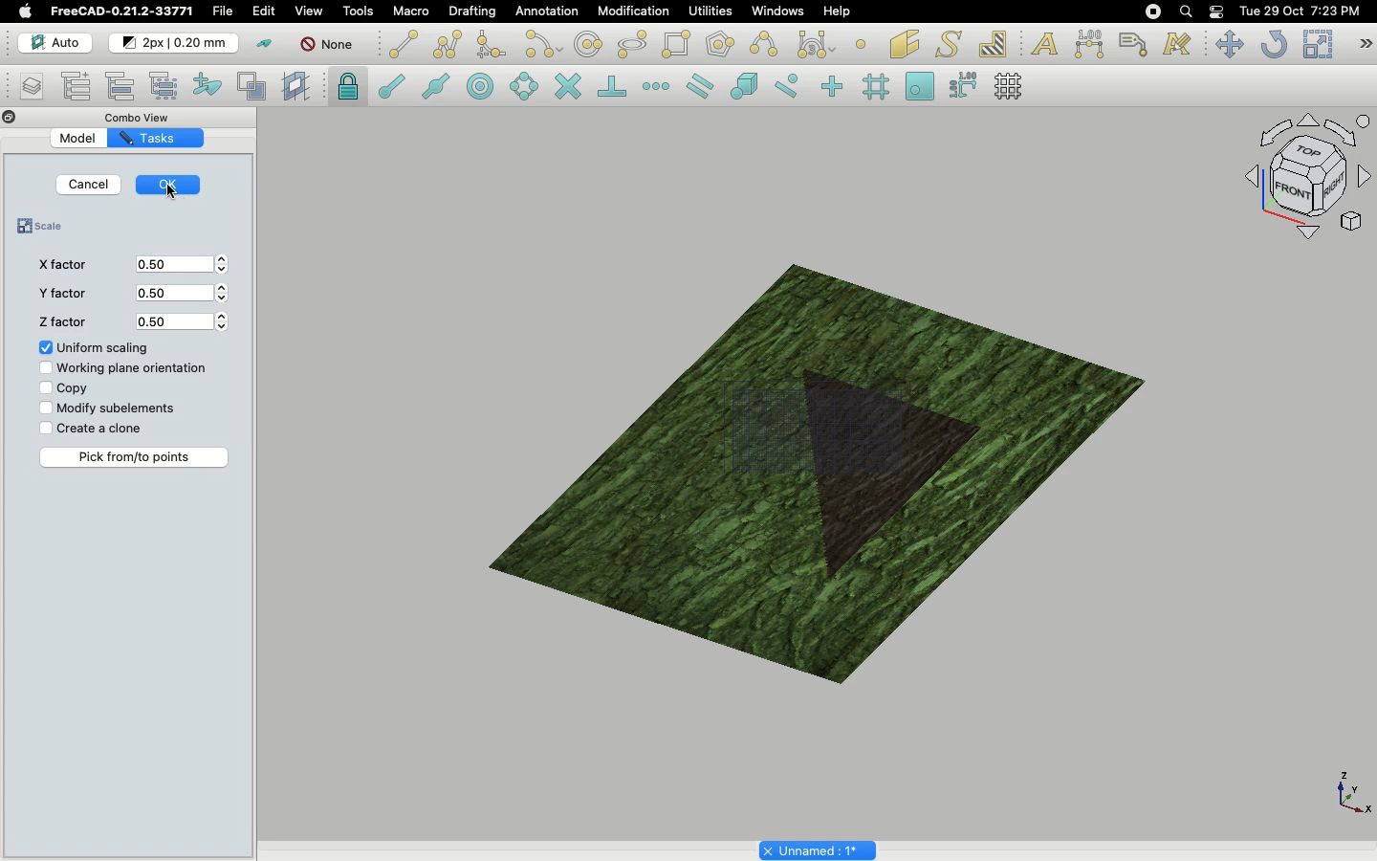  I want to click on Snap lock, so click(348, 86).